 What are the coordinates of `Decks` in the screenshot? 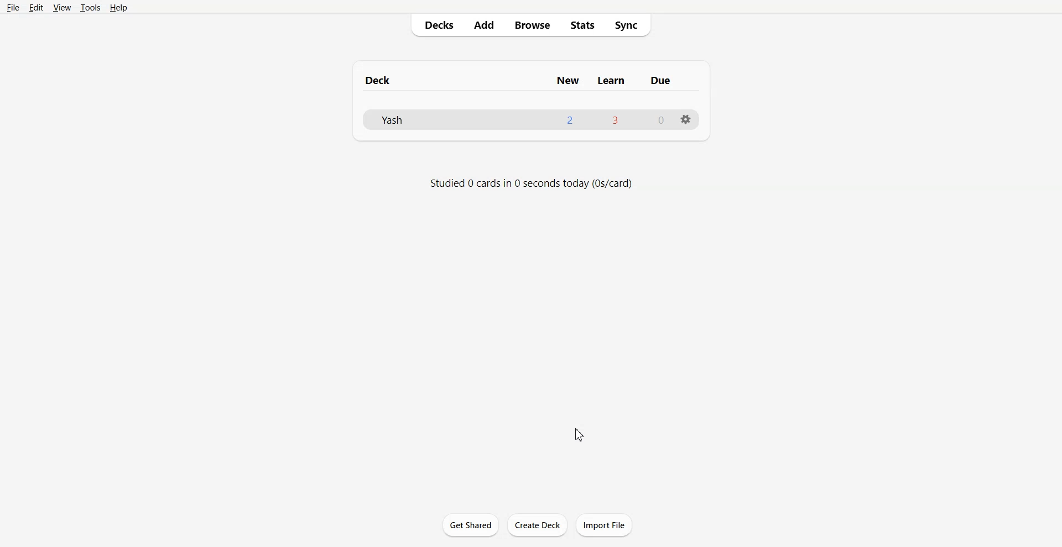 It's located at (434, 25).